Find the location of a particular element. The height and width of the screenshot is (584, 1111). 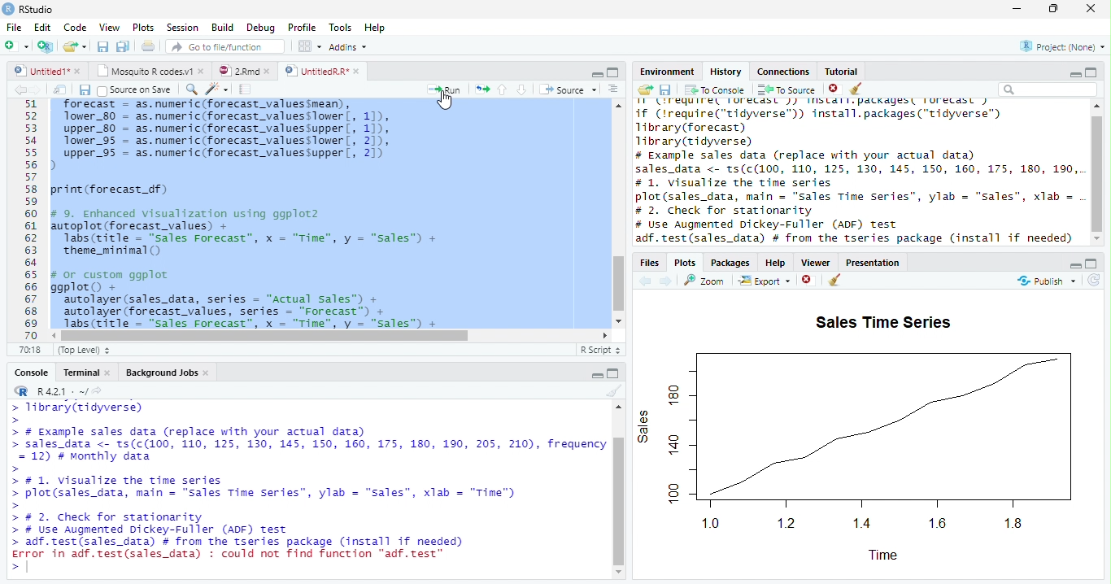

Publish is located at coordinates (1047, 281).